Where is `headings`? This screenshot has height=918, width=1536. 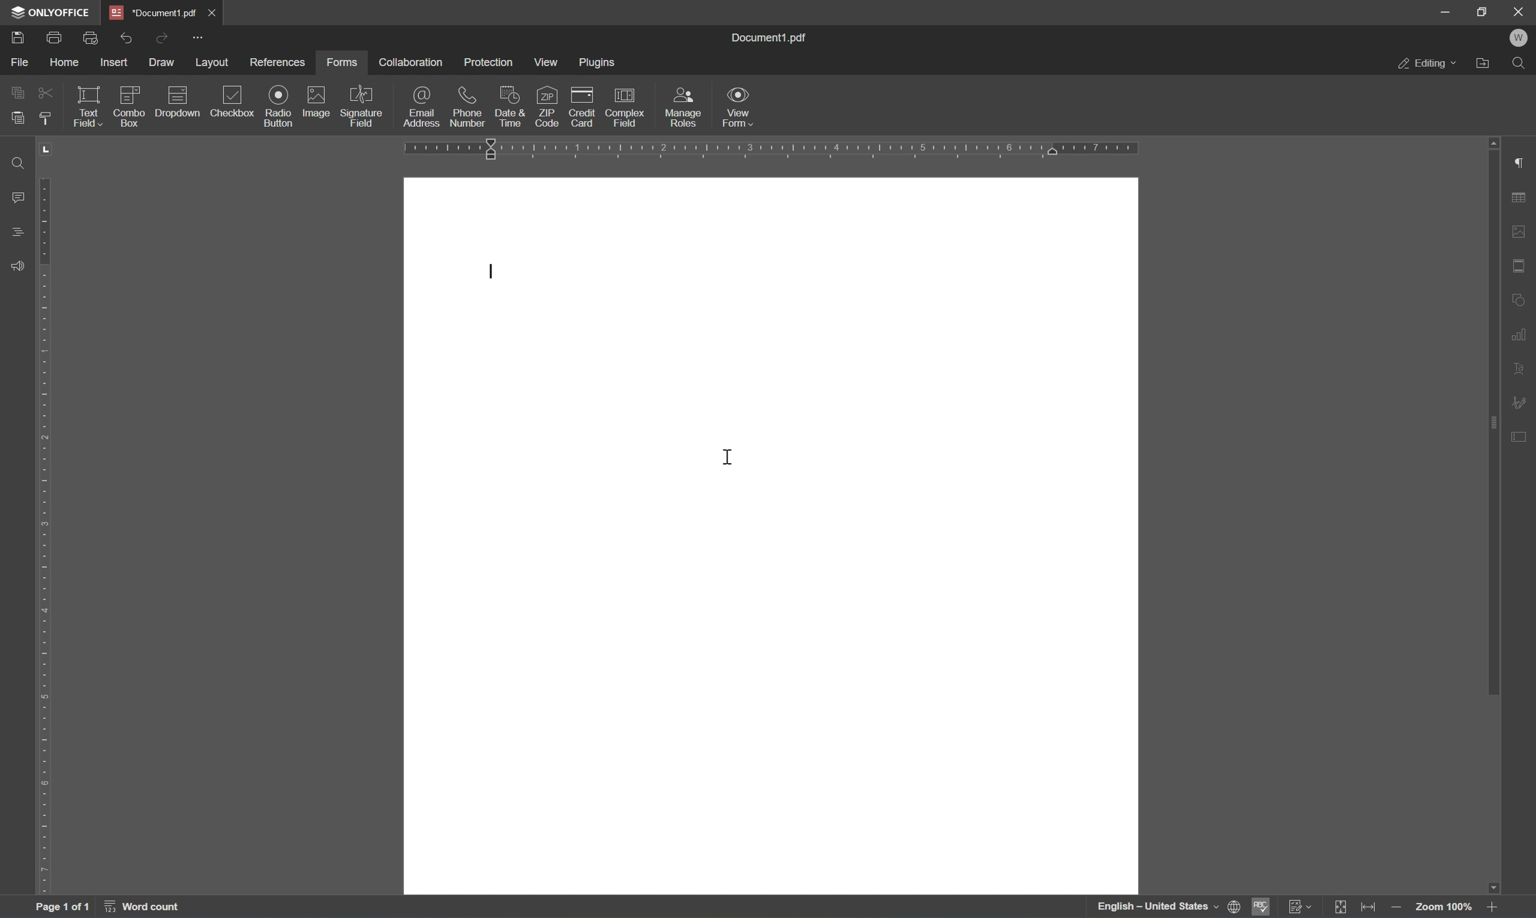
headings is located at coordinates (17, 231).